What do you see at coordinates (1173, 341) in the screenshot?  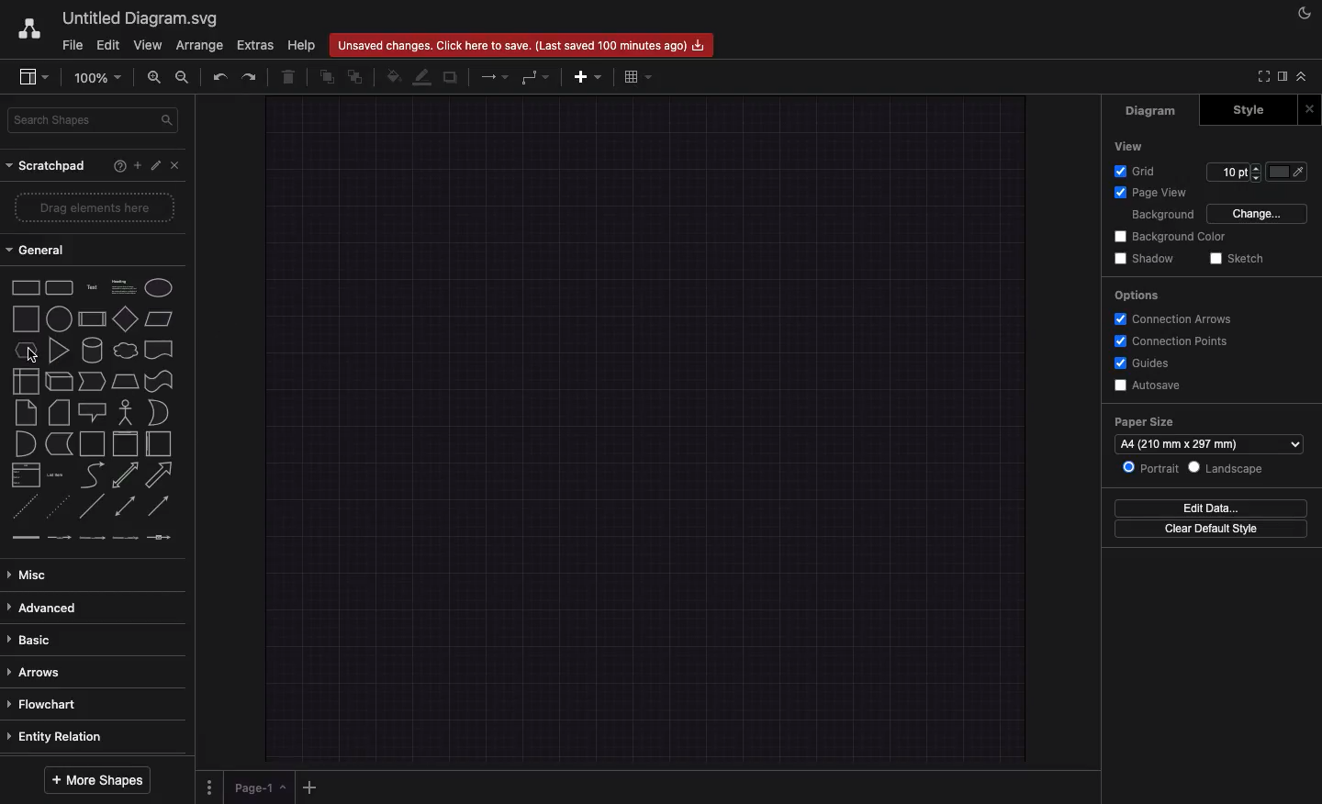 I see `Connection points` at bounding box center [1173, 341].